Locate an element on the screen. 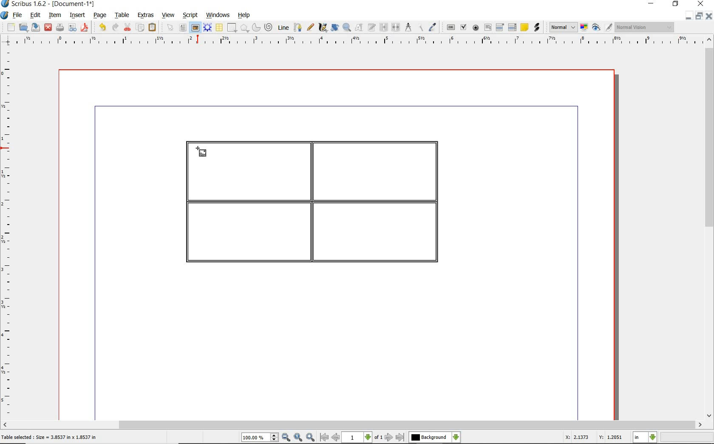 The height and width of the screenshot is (444, 714). save is located at coordinates (36, 27).